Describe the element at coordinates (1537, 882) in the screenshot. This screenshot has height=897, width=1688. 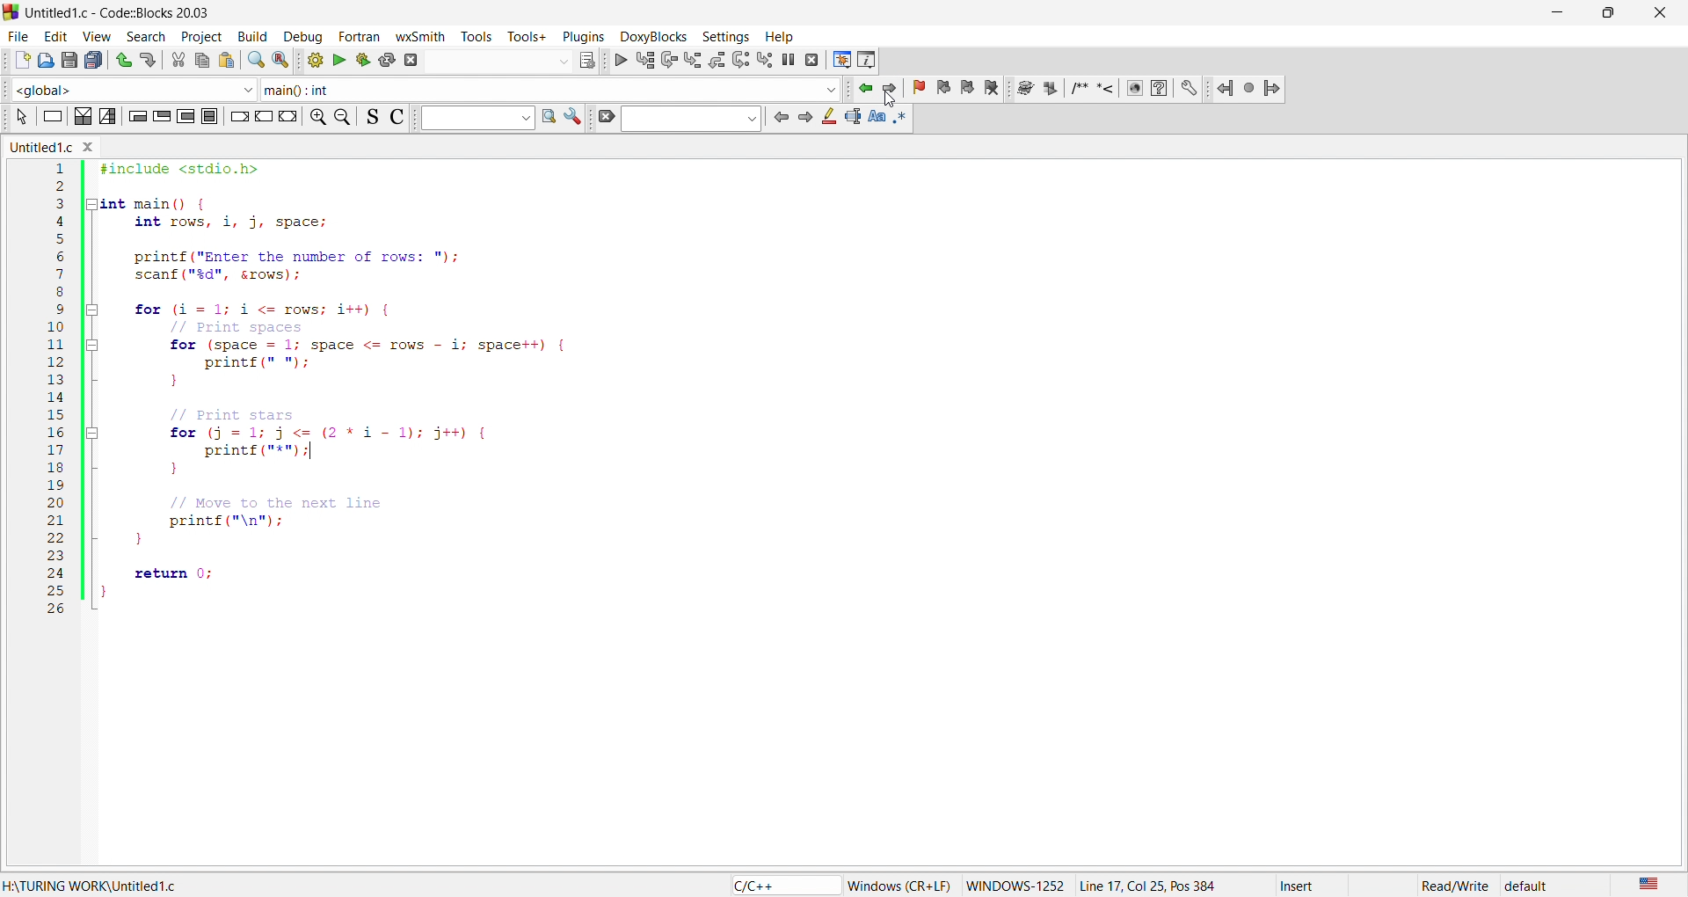
I see `default` at that location.